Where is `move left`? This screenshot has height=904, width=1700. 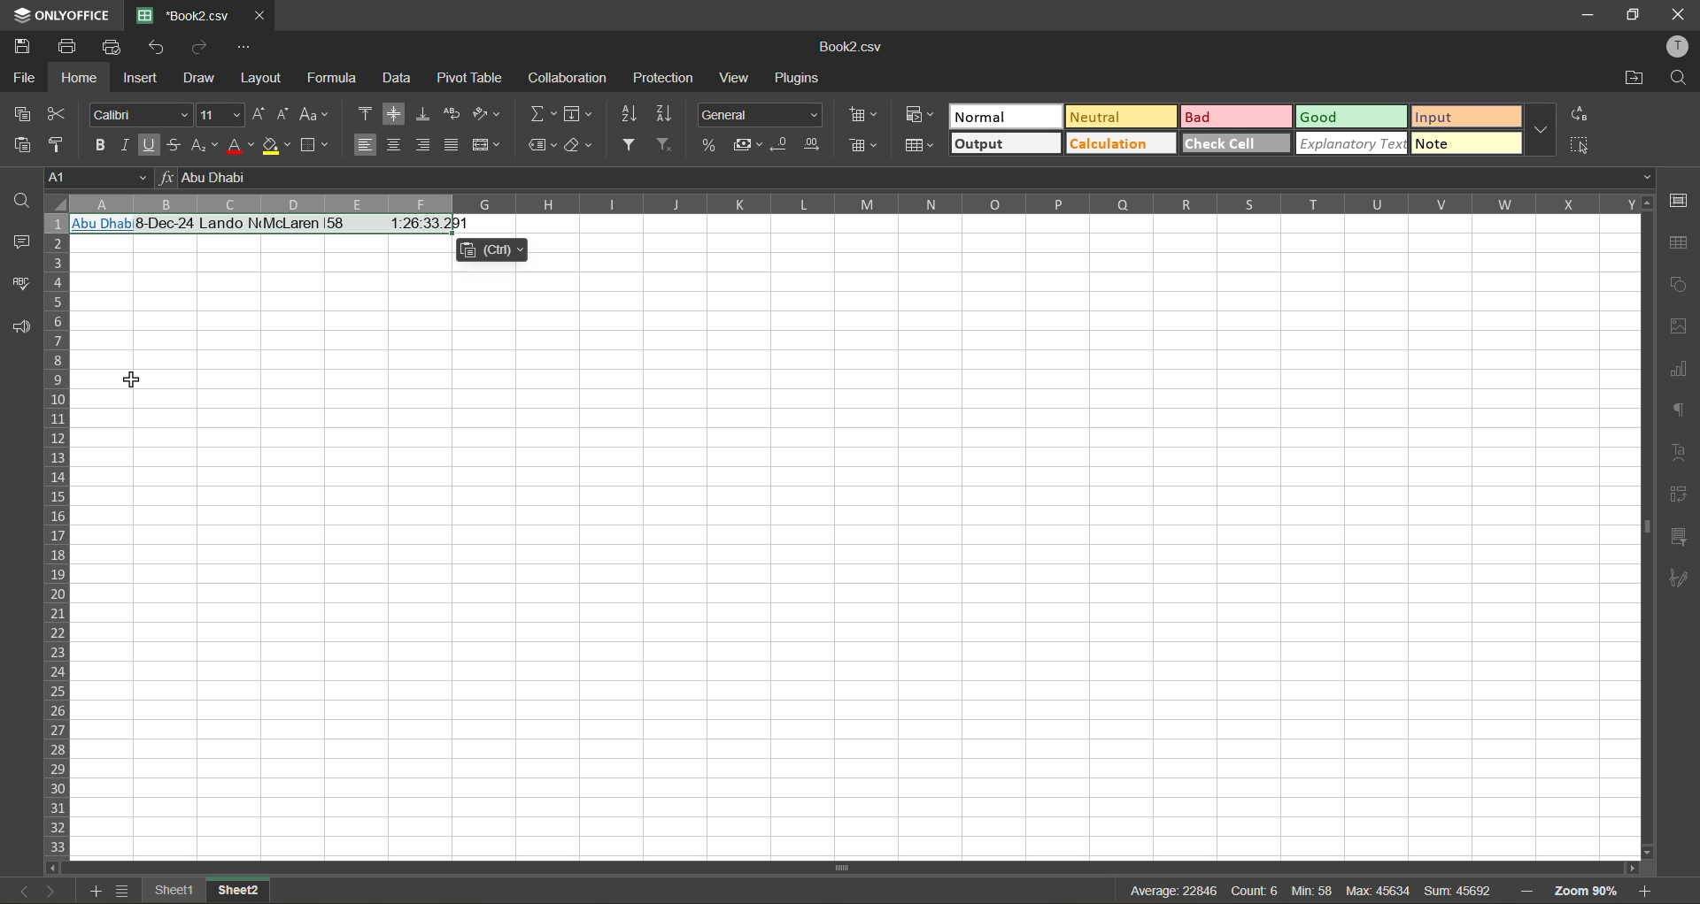
move left is located at coordinates (53, 868).